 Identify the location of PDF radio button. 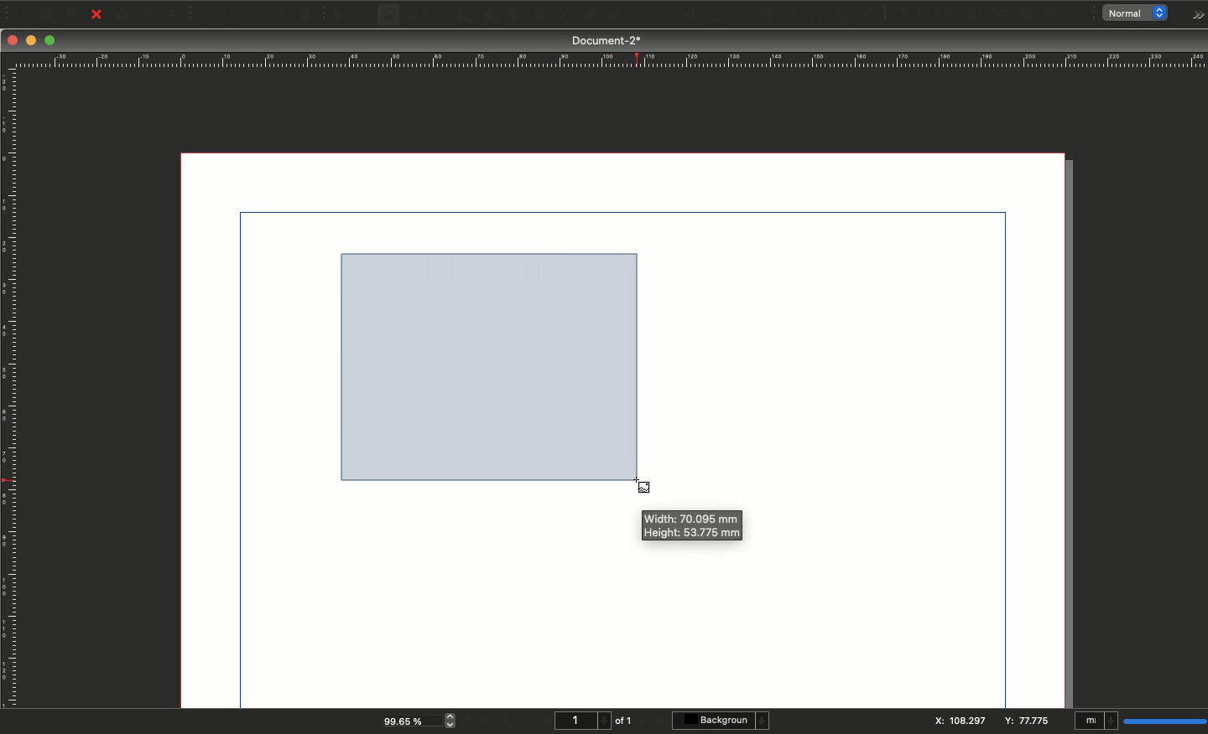
(950, 15).